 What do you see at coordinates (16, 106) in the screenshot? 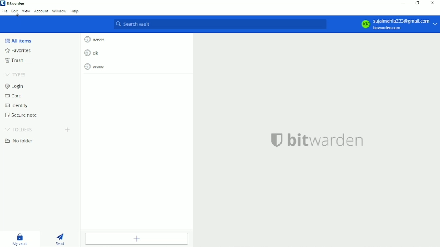
I see `Identity` at bounding box center [16, 106].